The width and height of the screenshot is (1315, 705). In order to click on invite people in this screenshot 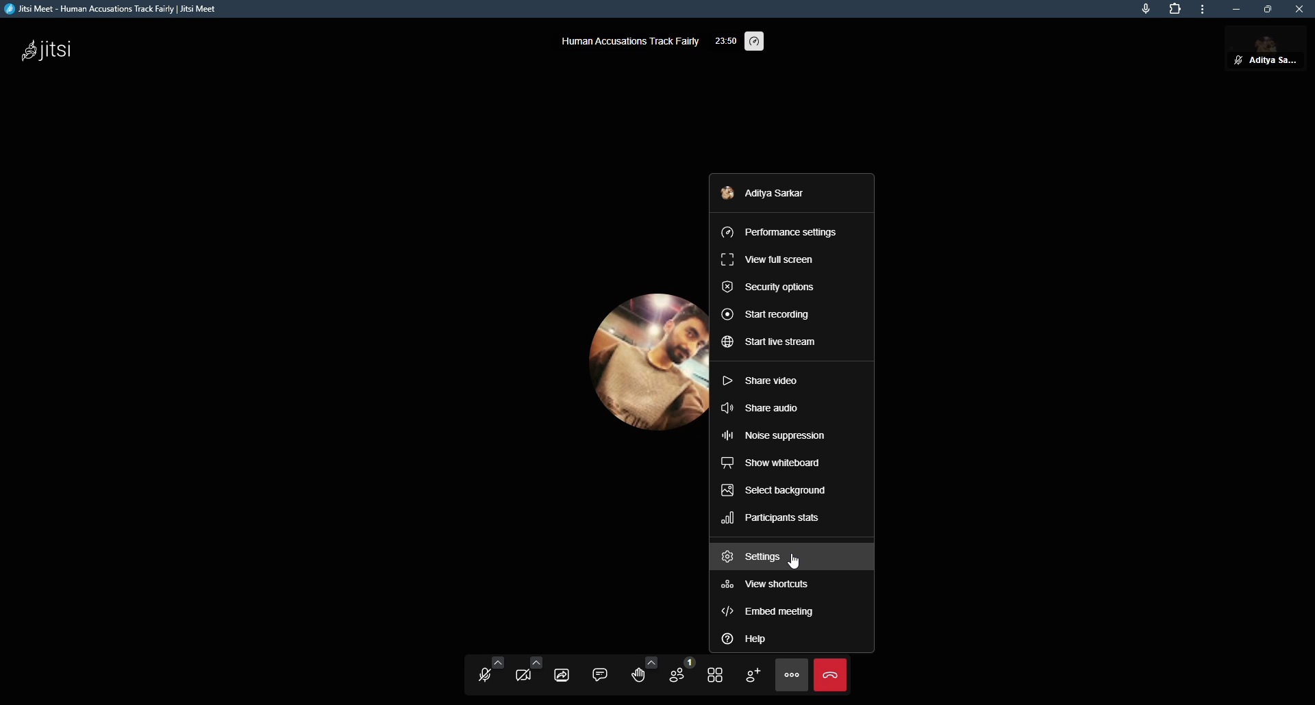, I will do `click(752, 675)`.